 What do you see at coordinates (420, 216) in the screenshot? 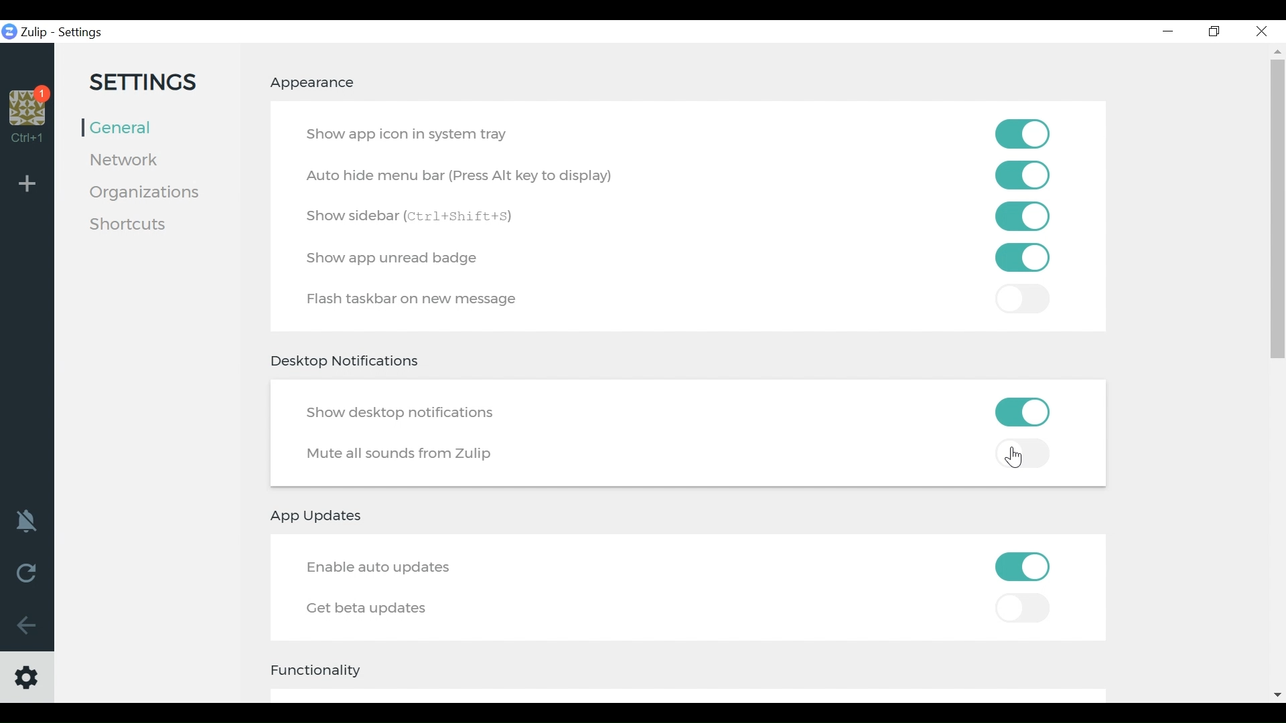
I see `Show Sidebar` at bounding box center [420, 216].